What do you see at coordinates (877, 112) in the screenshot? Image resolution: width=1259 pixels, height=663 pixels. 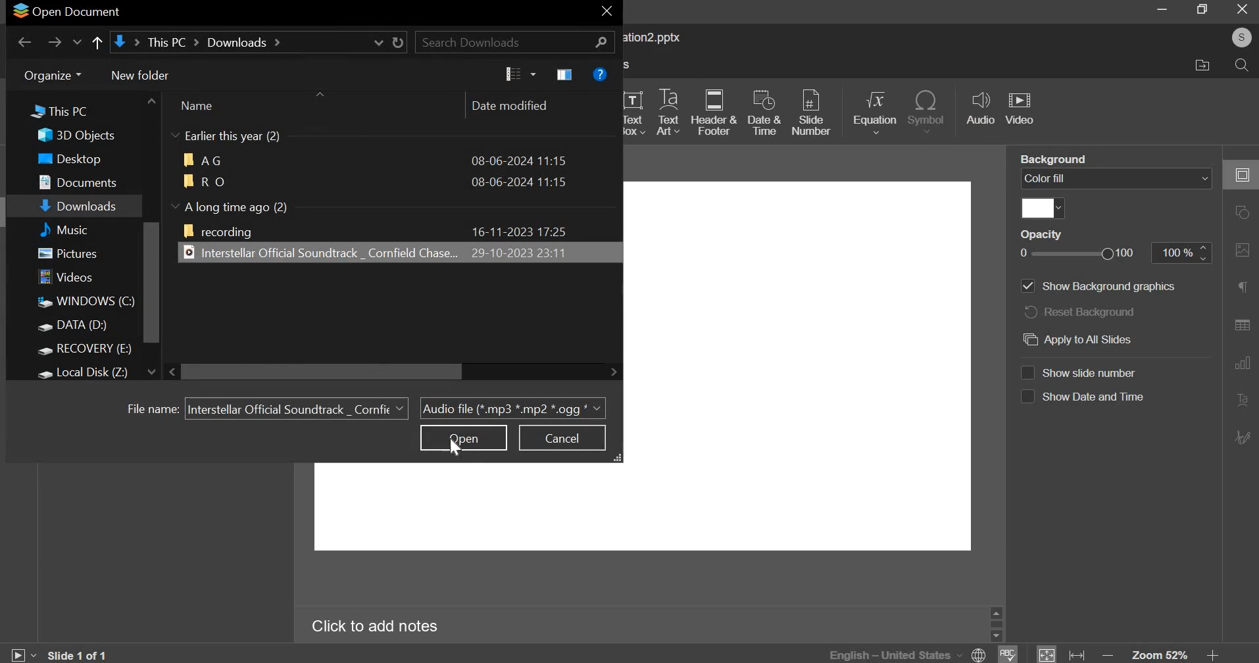 I see `insert equation` at bounding box center [877, 112].